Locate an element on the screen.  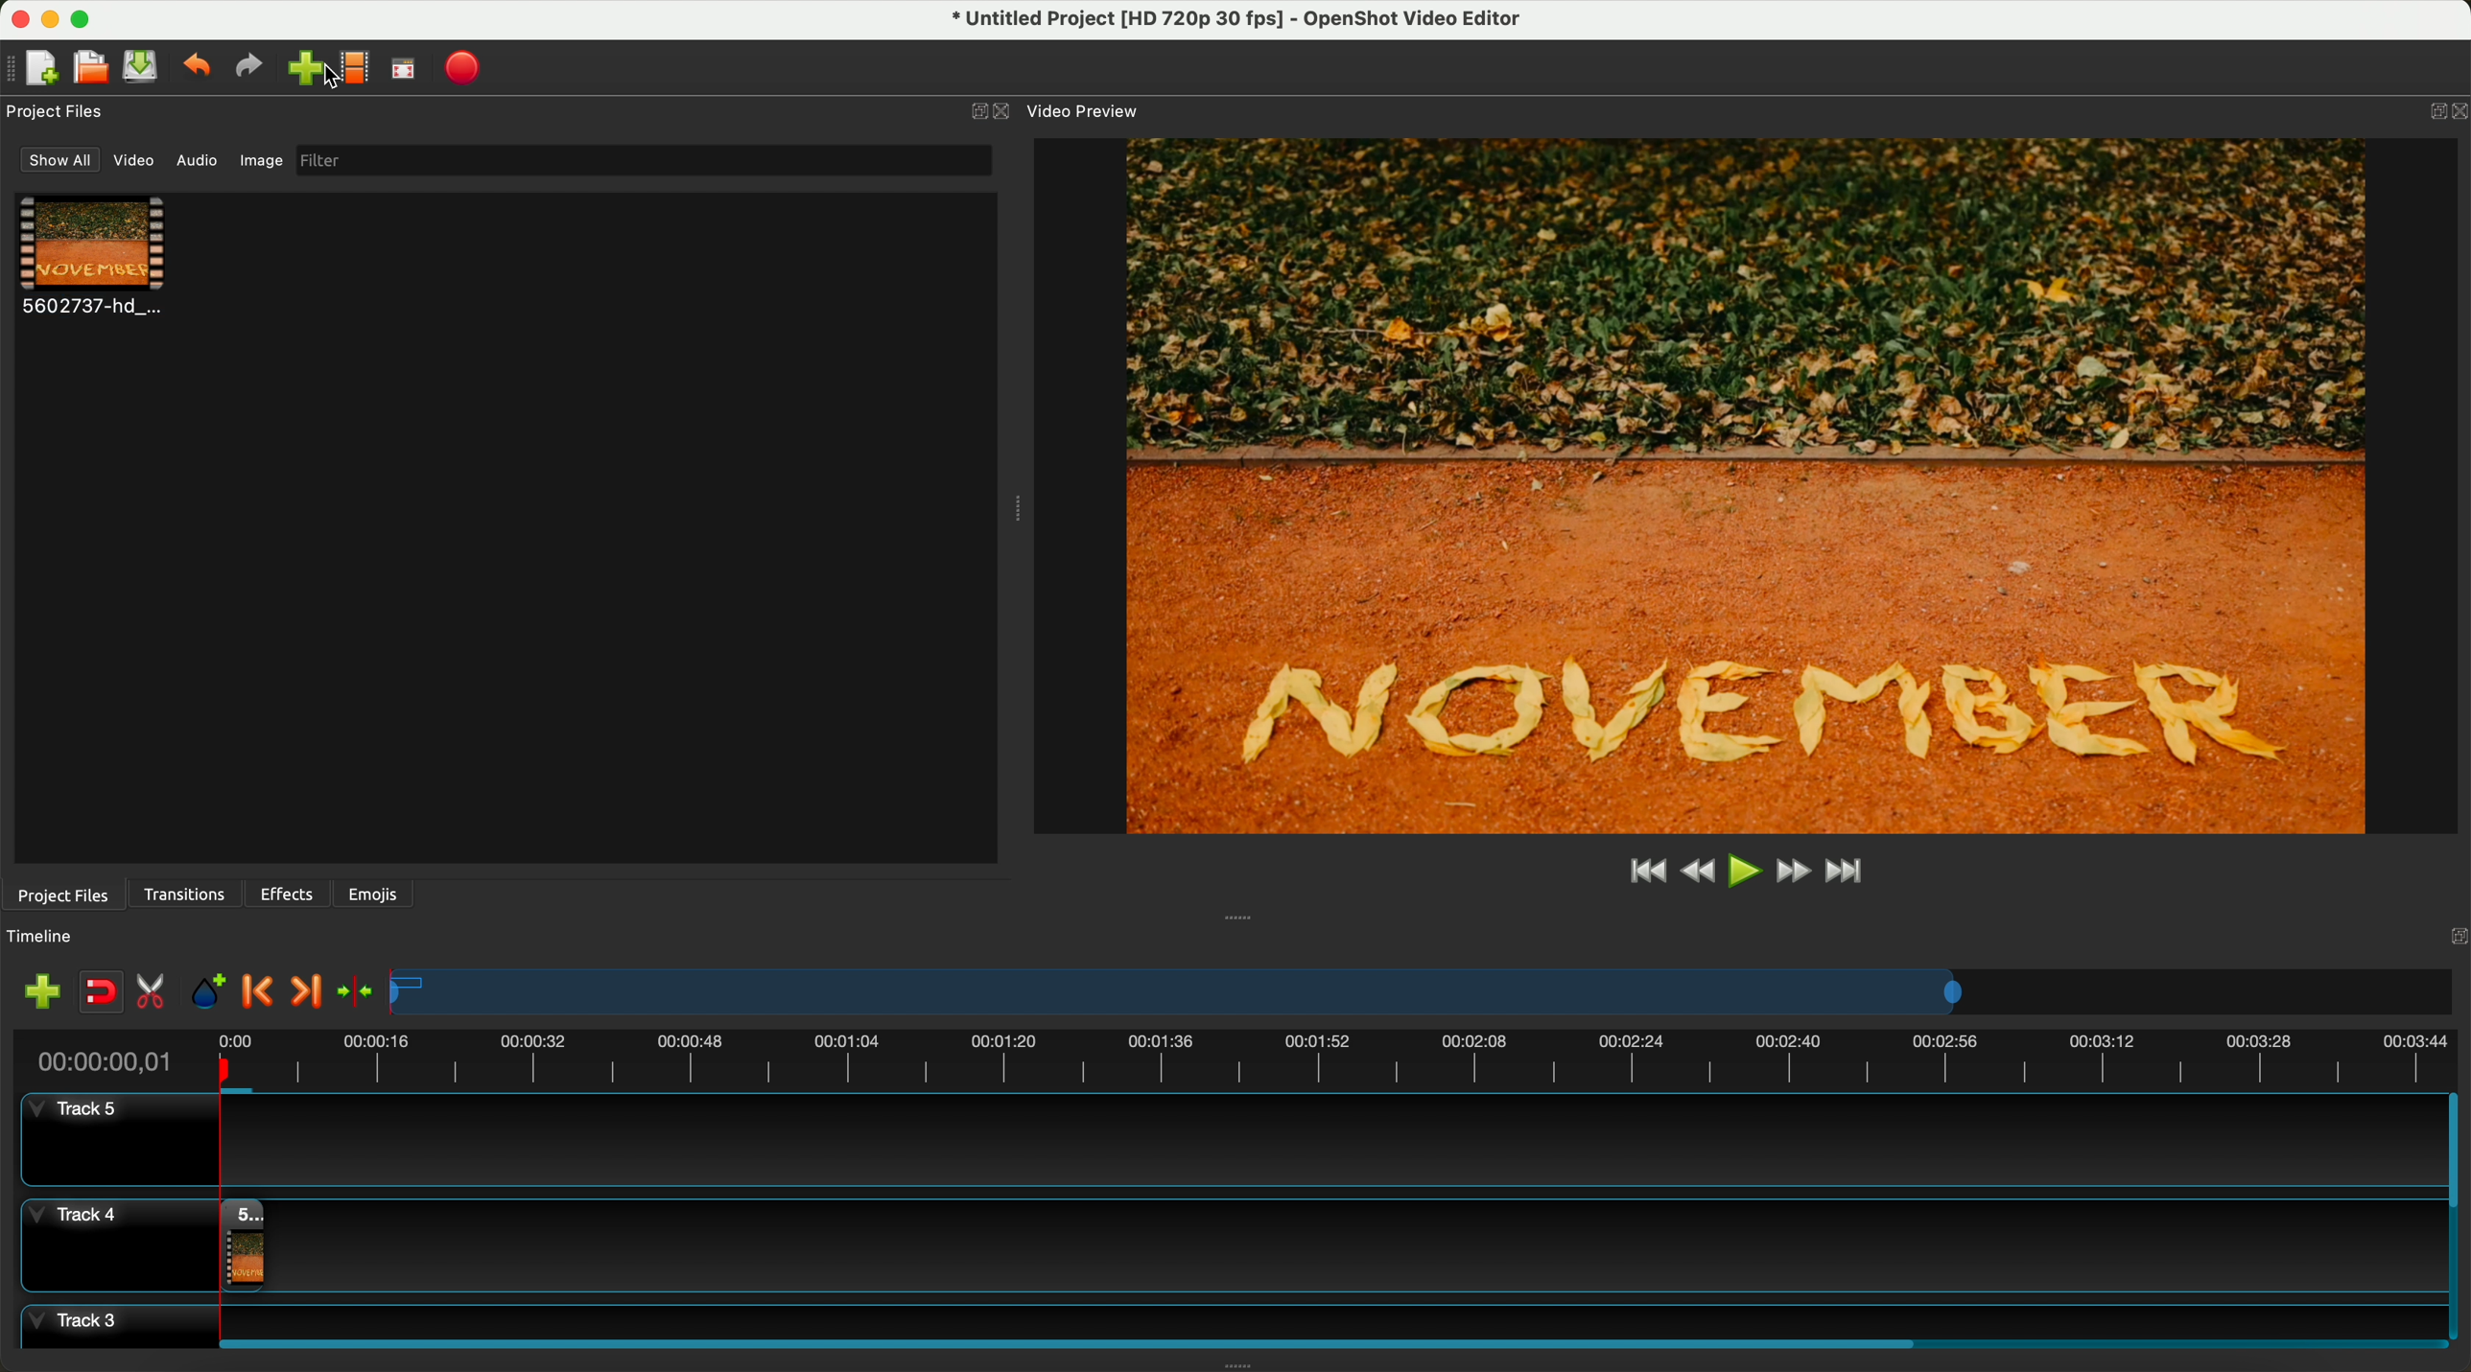
choose profile is located at coordinates (360, 71).